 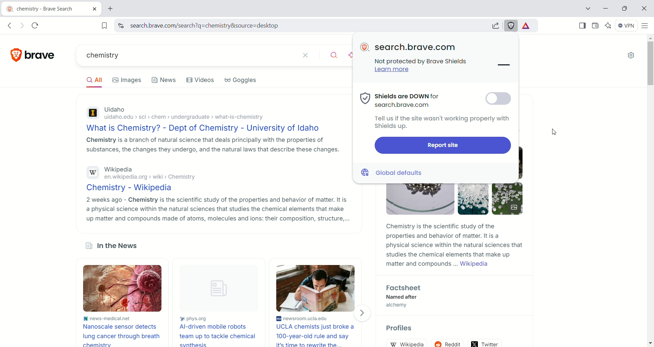 I want to click on chemistry - brave search, so click(x=51, y=8).